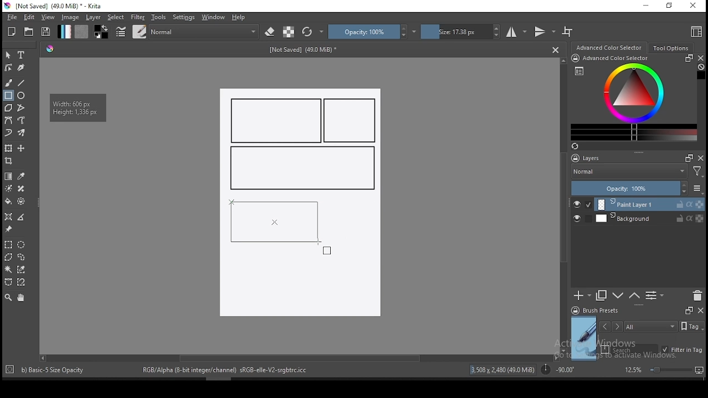 This screenshot has height=398, width=708. Describe the element at coordinates (64, 32) in the screenshot. I see `gradient fill` at that location.